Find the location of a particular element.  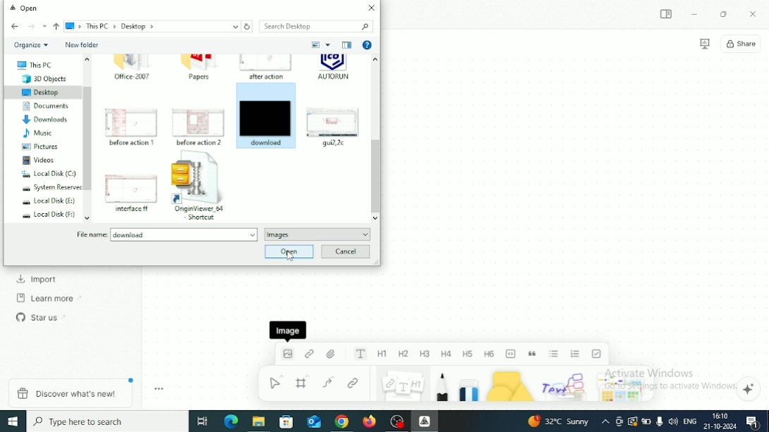

Image is located at coordinates (287, 357).